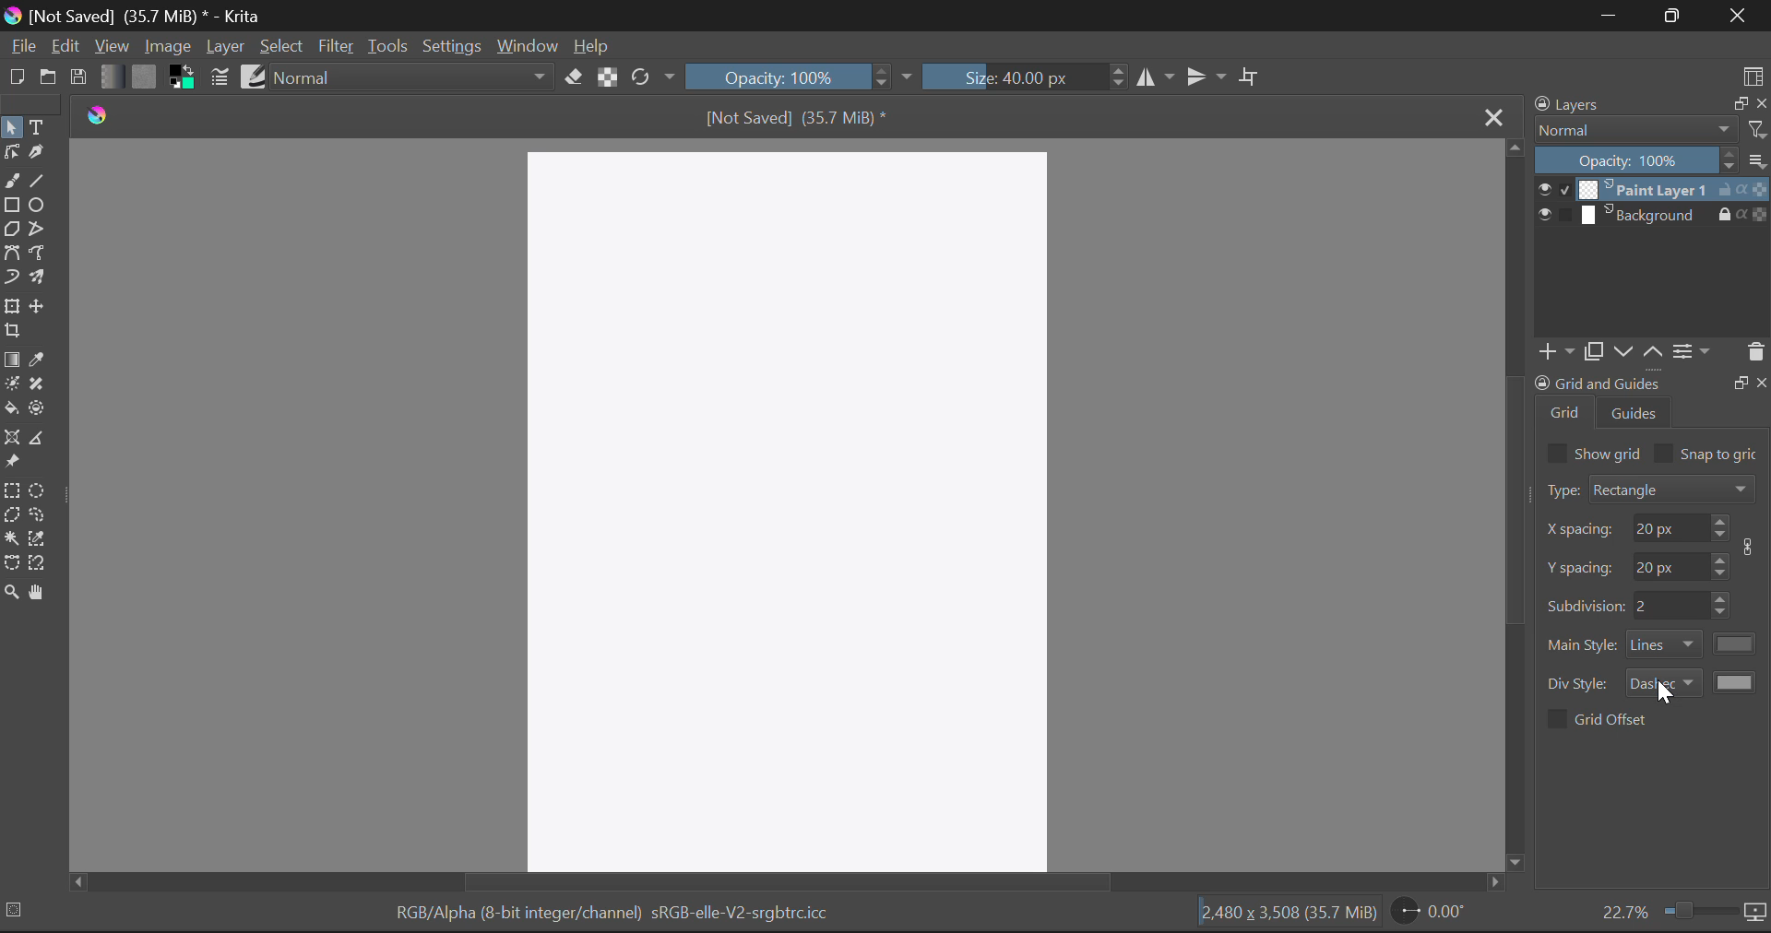  What do you see at coordinates (40, 128) in the screenshot?
I see `Text` at bounding box center [40, 128].